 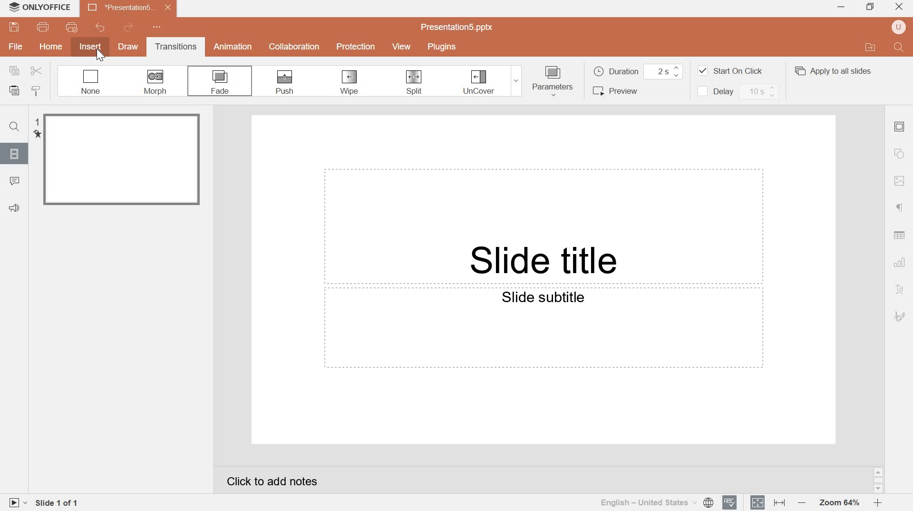 I want to click on scroll up, so click(x=878, y=472).